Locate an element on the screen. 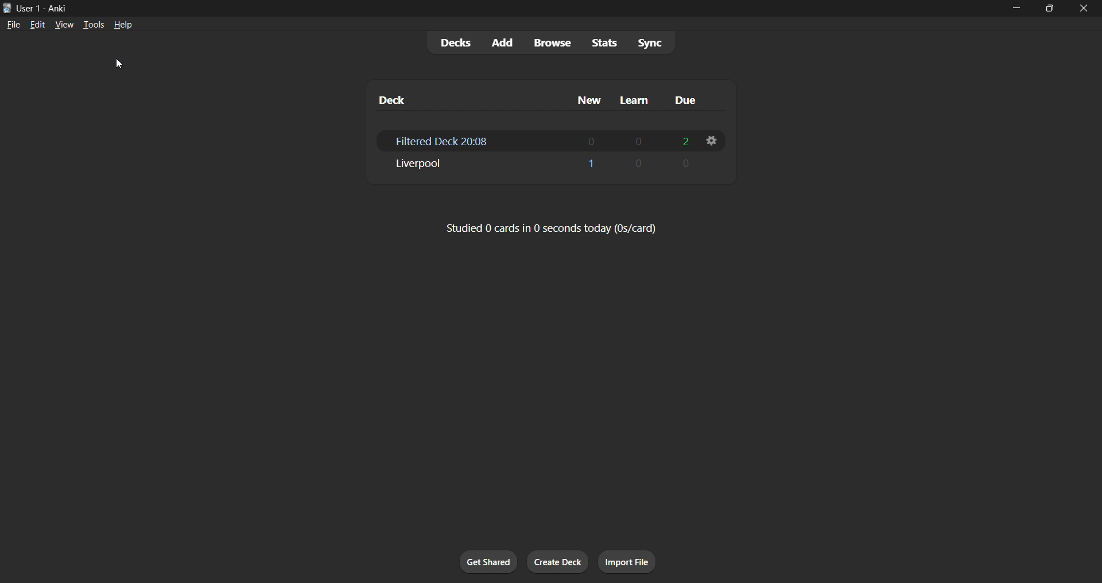 The width and height of the screenshot is (1102, 583). cursor is located at coordinates (123, 64).